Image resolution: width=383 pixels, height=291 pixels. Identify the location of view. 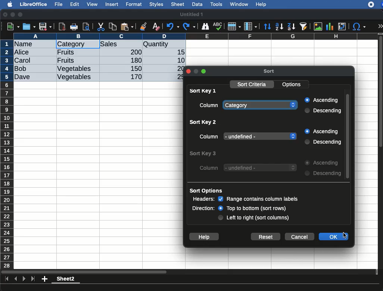
(92, 4).